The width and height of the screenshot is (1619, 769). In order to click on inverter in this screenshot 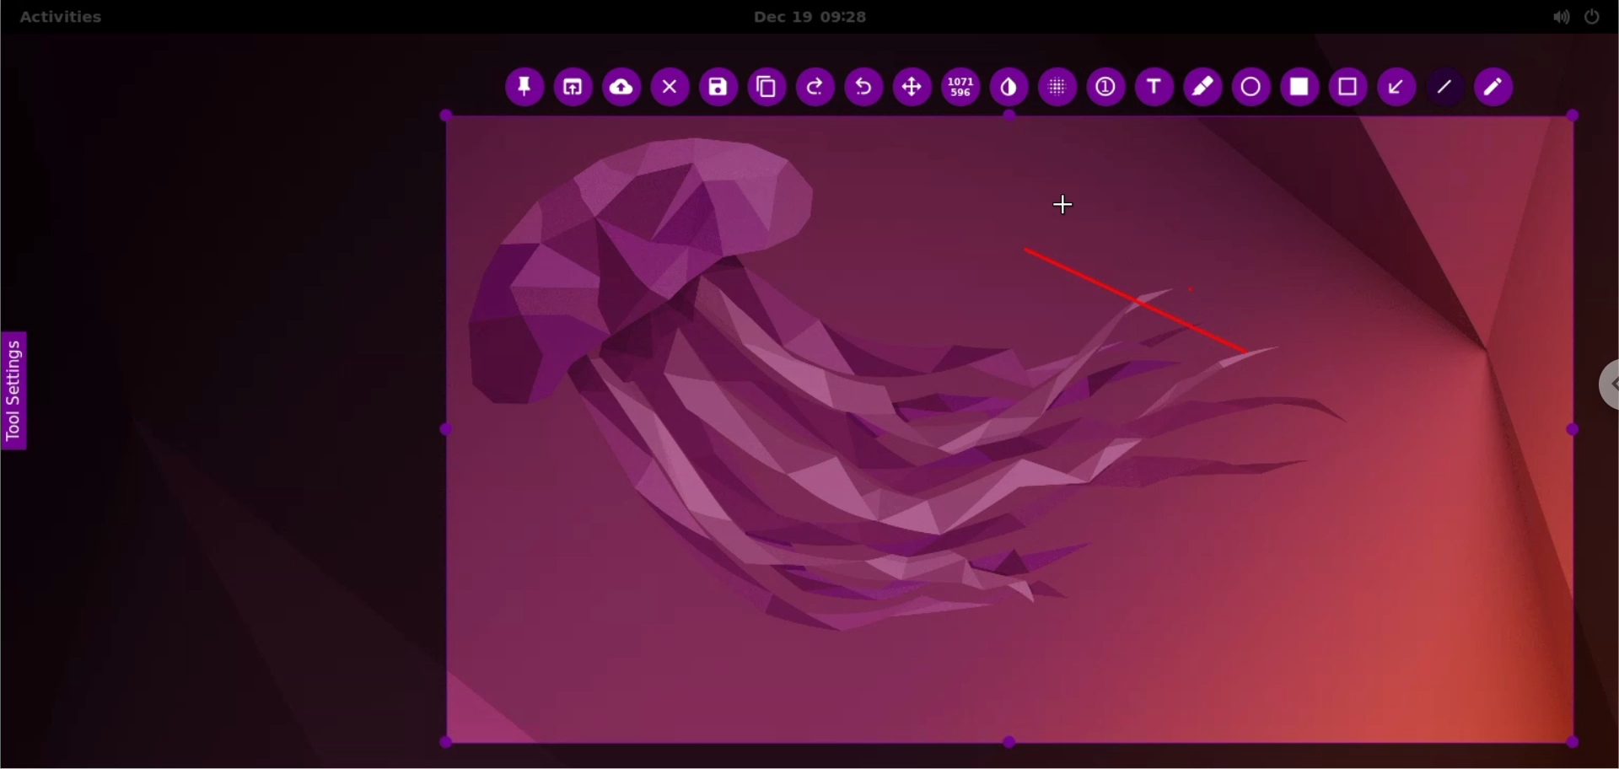, I will do `click(1008, 88)`.